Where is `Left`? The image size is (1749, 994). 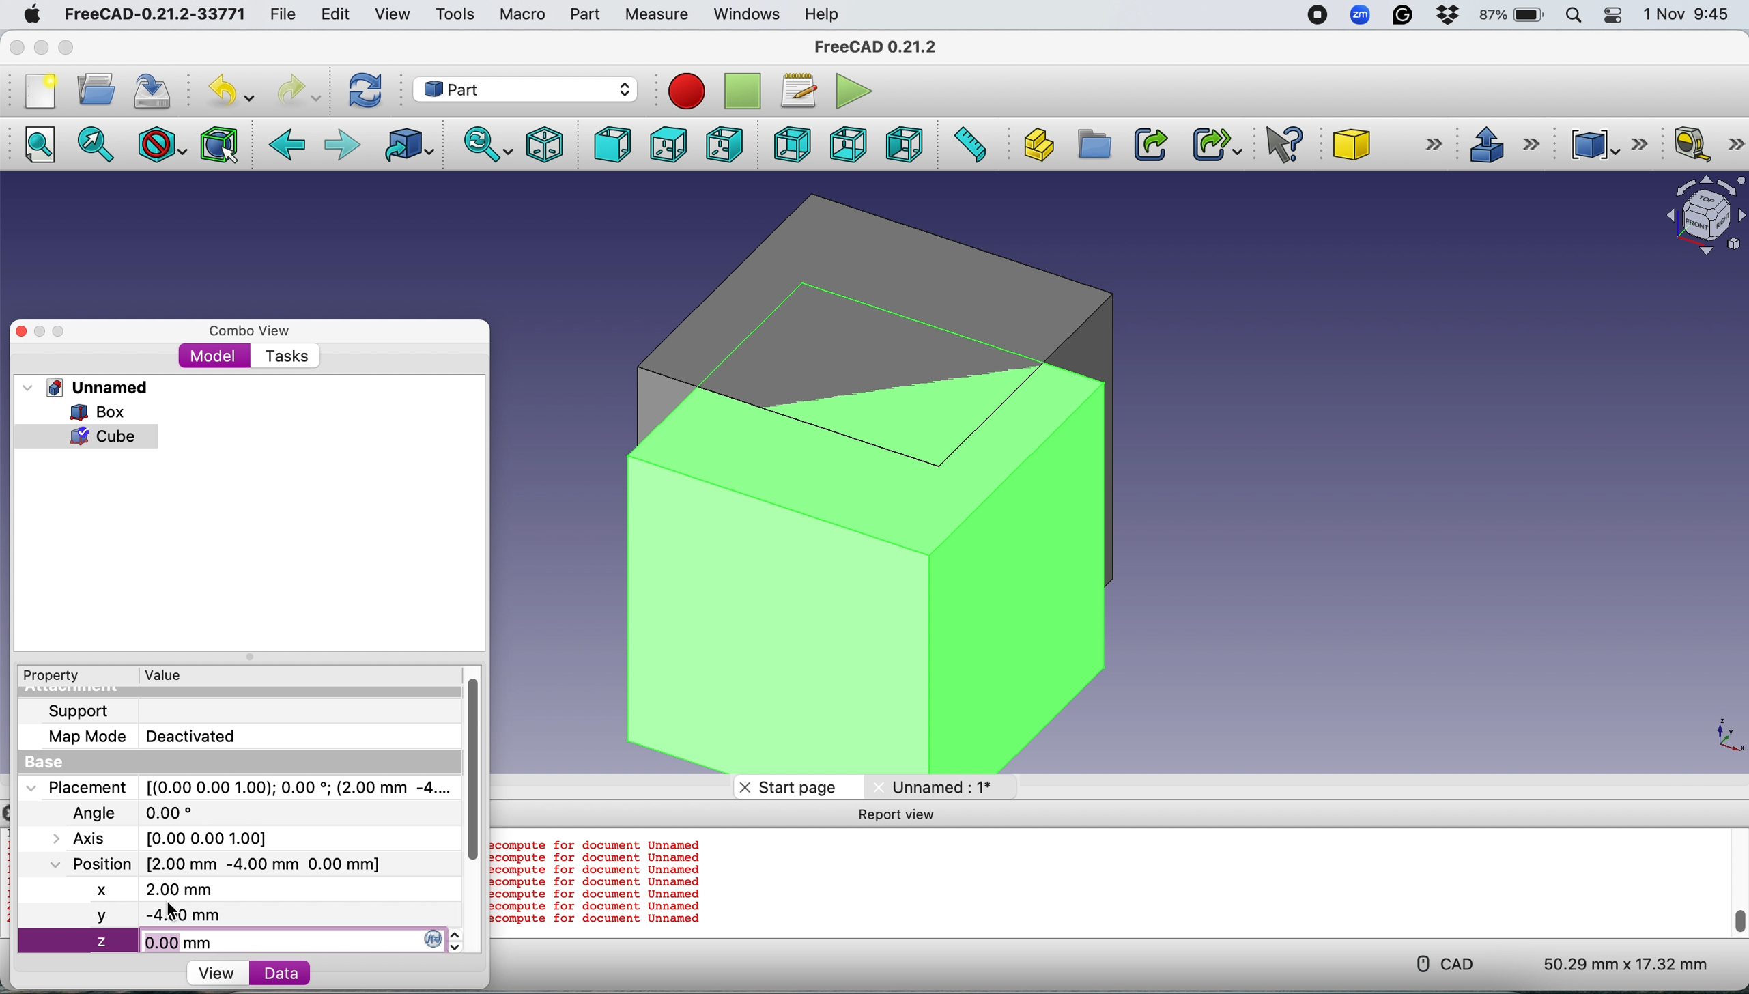
Left is located at coordinates (903, 144).